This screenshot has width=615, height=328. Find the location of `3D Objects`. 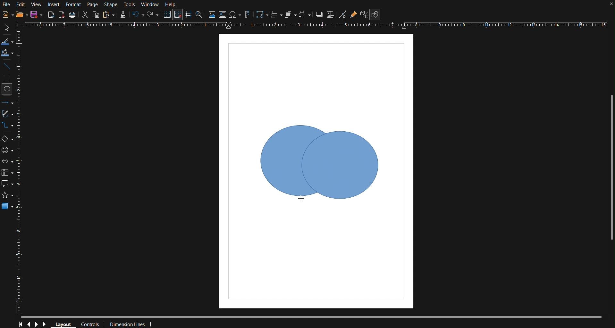

3D Objects is located at coordinates (9, 207).